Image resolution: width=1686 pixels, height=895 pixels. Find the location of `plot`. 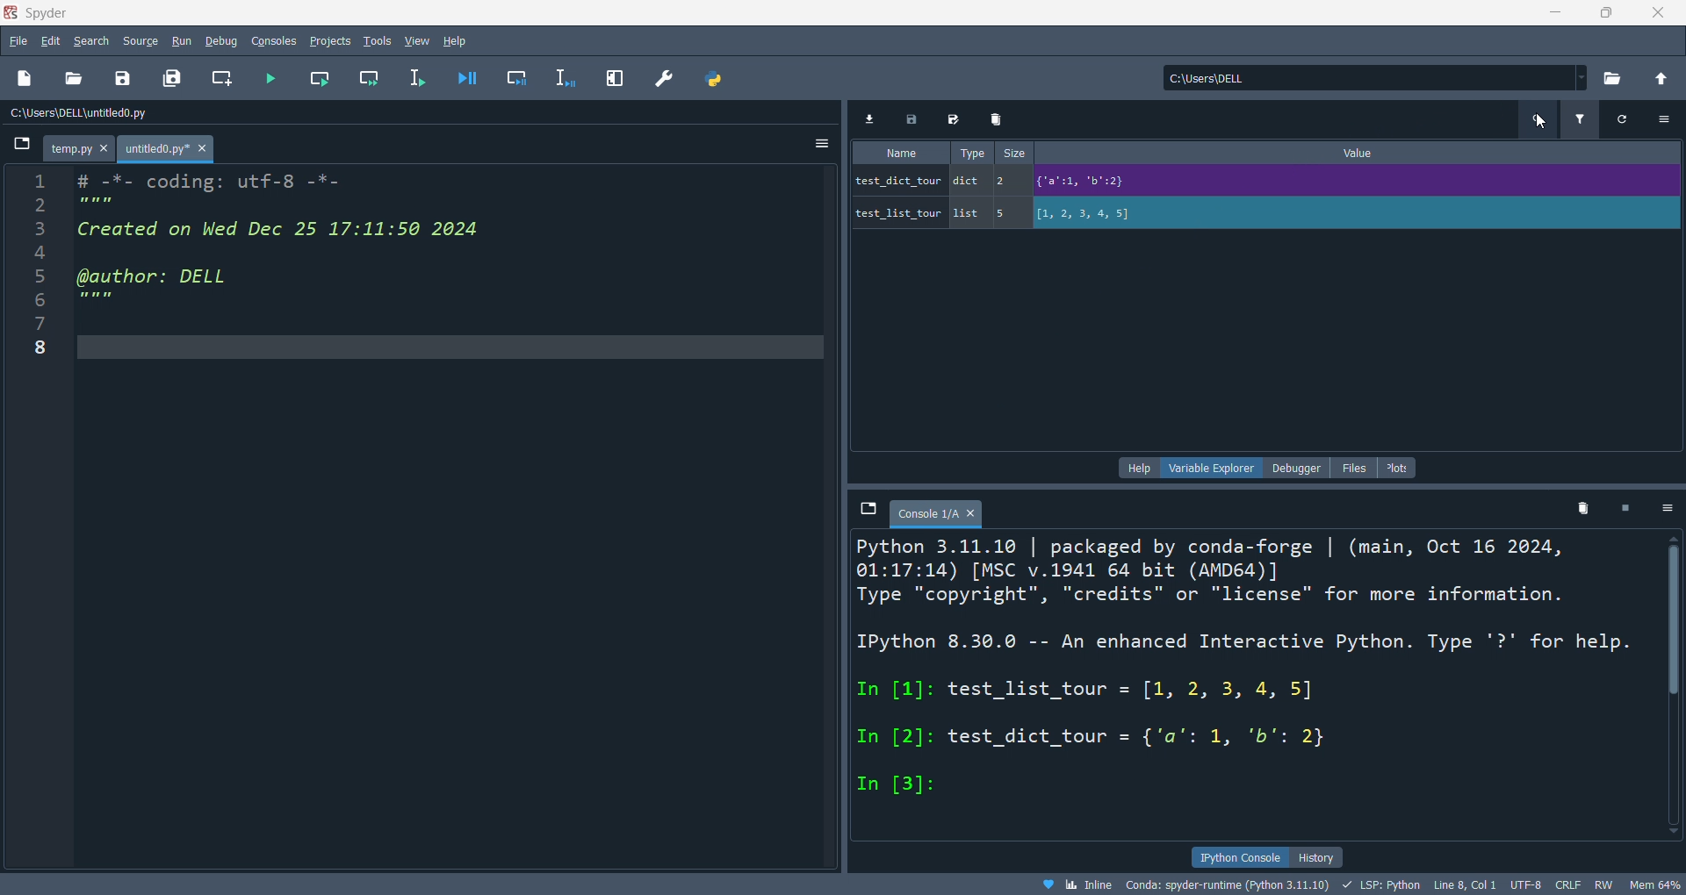

plot is located at coordinates (1401, 468).